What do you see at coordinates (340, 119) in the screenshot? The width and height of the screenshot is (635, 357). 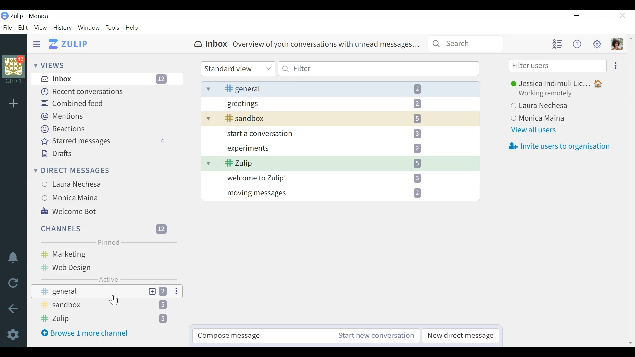 I see `Sandbox 5` at bounding box center [340, 119].